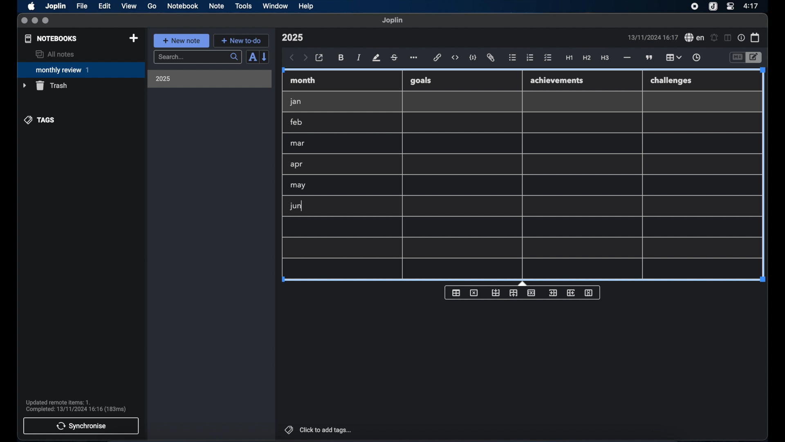  What do you see at coordinates (714, 38) in the screenshot?
I see `set alarm` at bounding box center [714, 38].